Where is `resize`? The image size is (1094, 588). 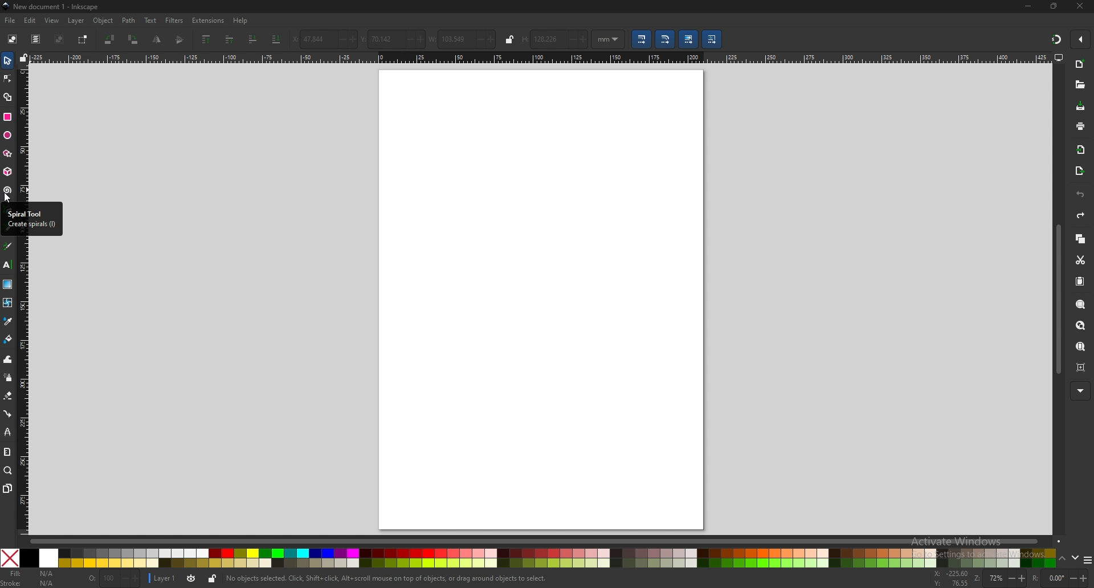
resize is located at coordinates (1054, 7).